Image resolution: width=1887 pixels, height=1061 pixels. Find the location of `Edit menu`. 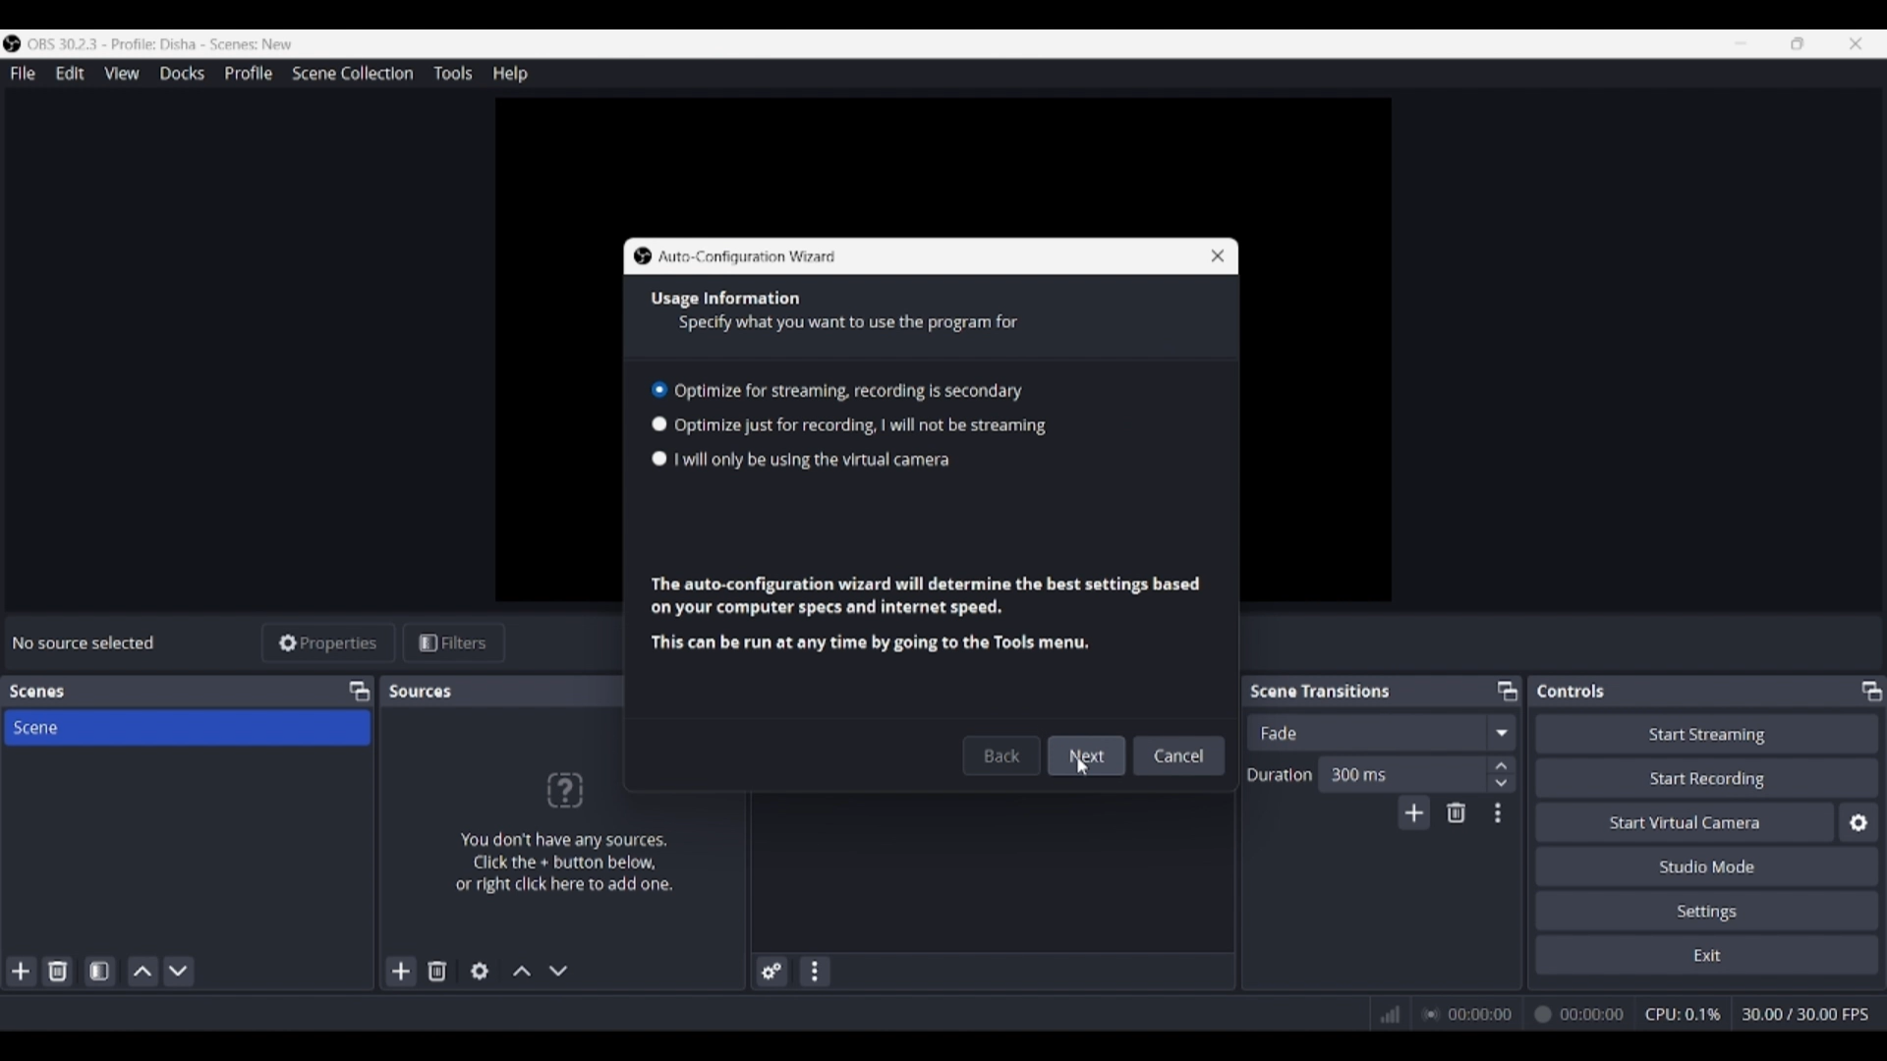

Edit menu is located at coordinates (69, 74).